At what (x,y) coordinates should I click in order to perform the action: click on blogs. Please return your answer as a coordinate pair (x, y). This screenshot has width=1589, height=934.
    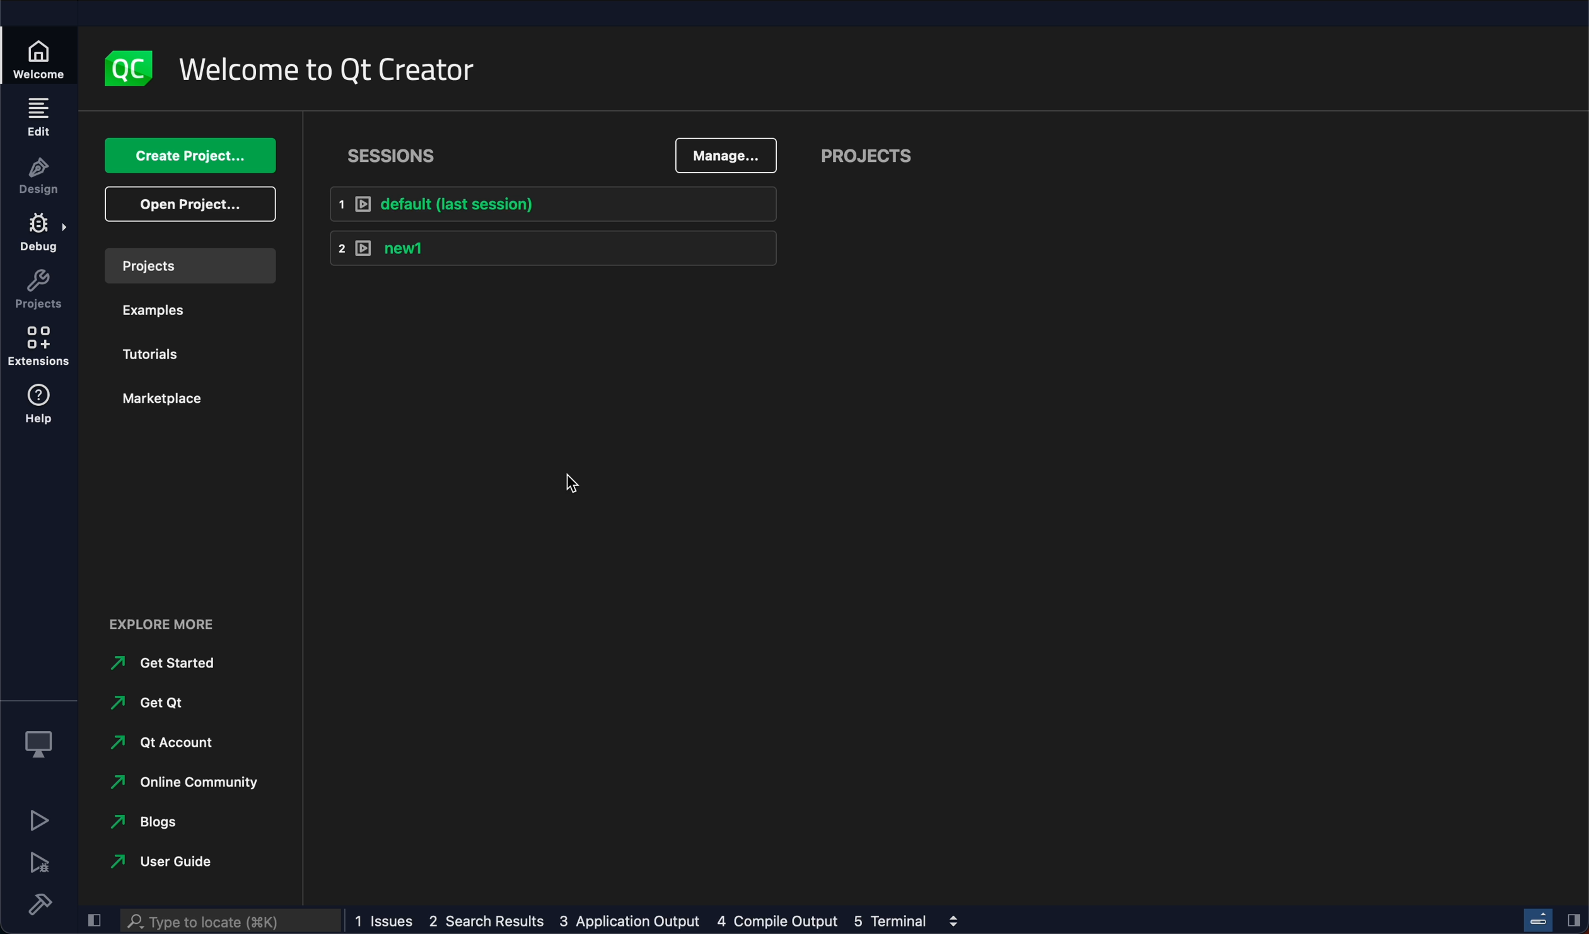
    Looking at the image, I should click on (164, 822).